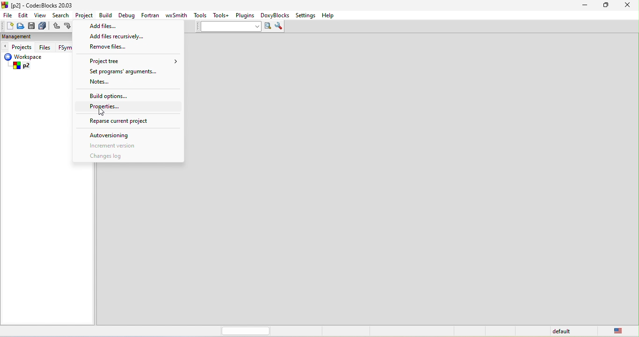 The height and width of the screenshot is (337, 639). What do you see at coordinates (306, 15) in the screenshot?
I see `settings` at bounding box center [306, 15].